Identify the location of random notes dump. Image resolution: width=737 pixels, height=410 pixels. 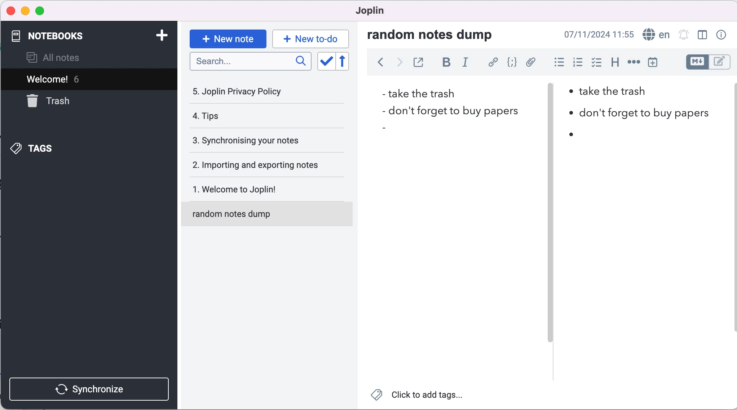
(437, 34).